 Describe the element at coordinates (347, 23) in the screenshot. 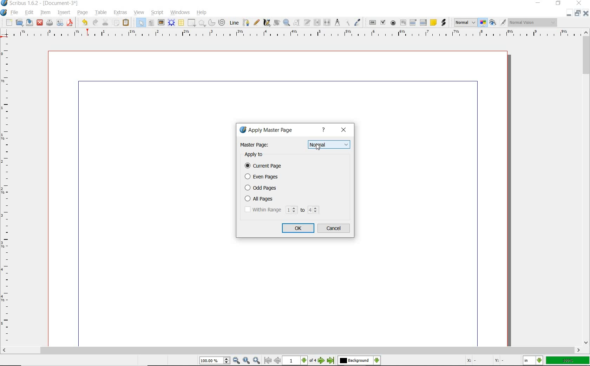

I see `copy item properties` at that location.